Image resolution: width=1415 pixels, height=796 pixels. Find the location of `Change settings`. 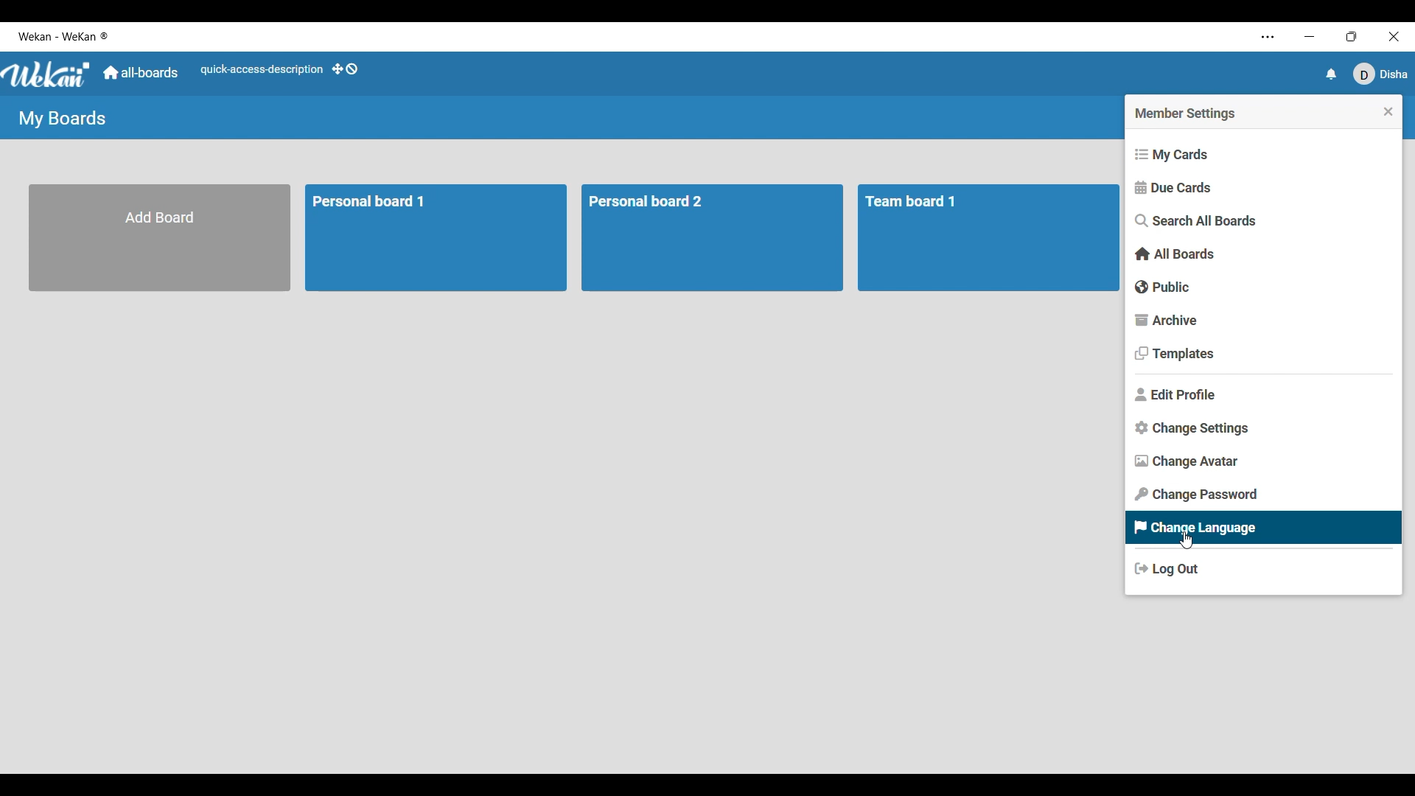

Change settings is located at coordinates (1264, 428).